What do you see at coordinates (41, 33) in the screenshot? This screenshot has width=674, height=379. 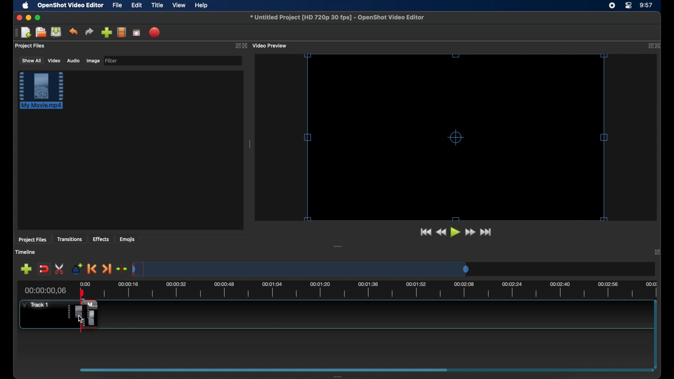 I see `open files` at bounding box center [41, 33].